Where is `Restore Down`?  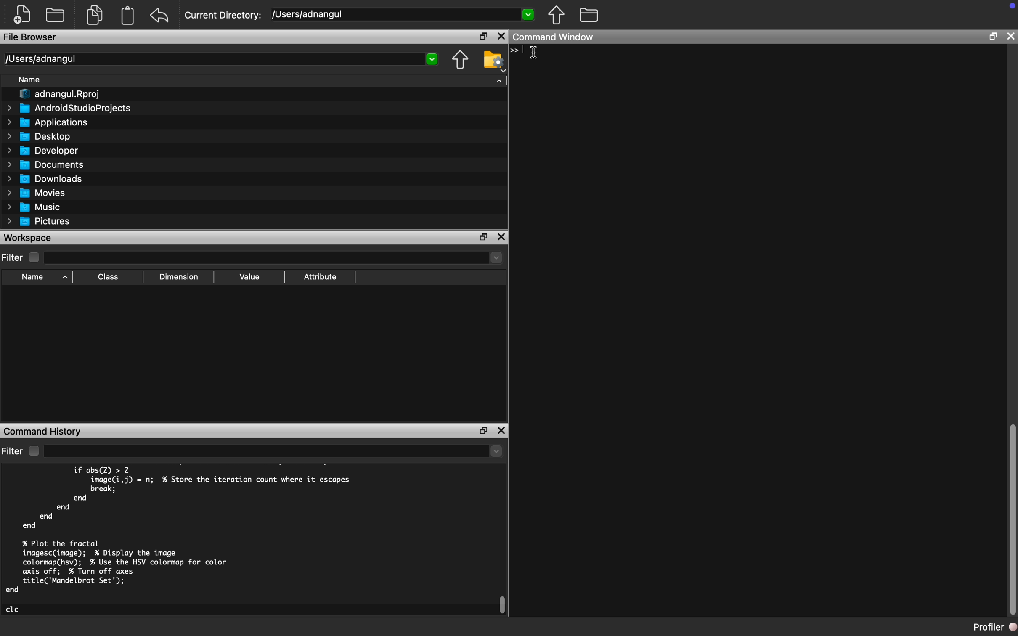 Restore Down is located at coordinates (992, 36).